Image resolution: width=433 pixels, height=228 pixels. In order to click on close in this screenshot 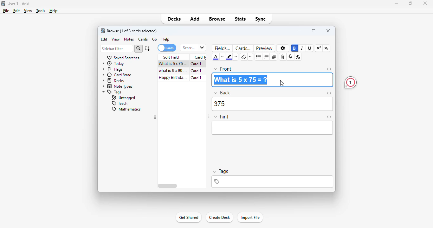, I will do `click(328, 31)`.